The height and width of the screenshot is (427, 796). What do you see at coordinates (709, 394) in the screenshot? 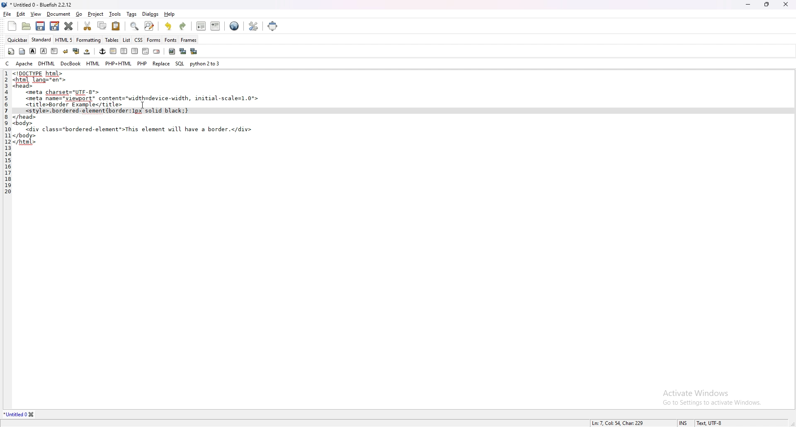
I see `Activate Windows
Go to Settings to activate Windows.` at bounding box center [709, 394].